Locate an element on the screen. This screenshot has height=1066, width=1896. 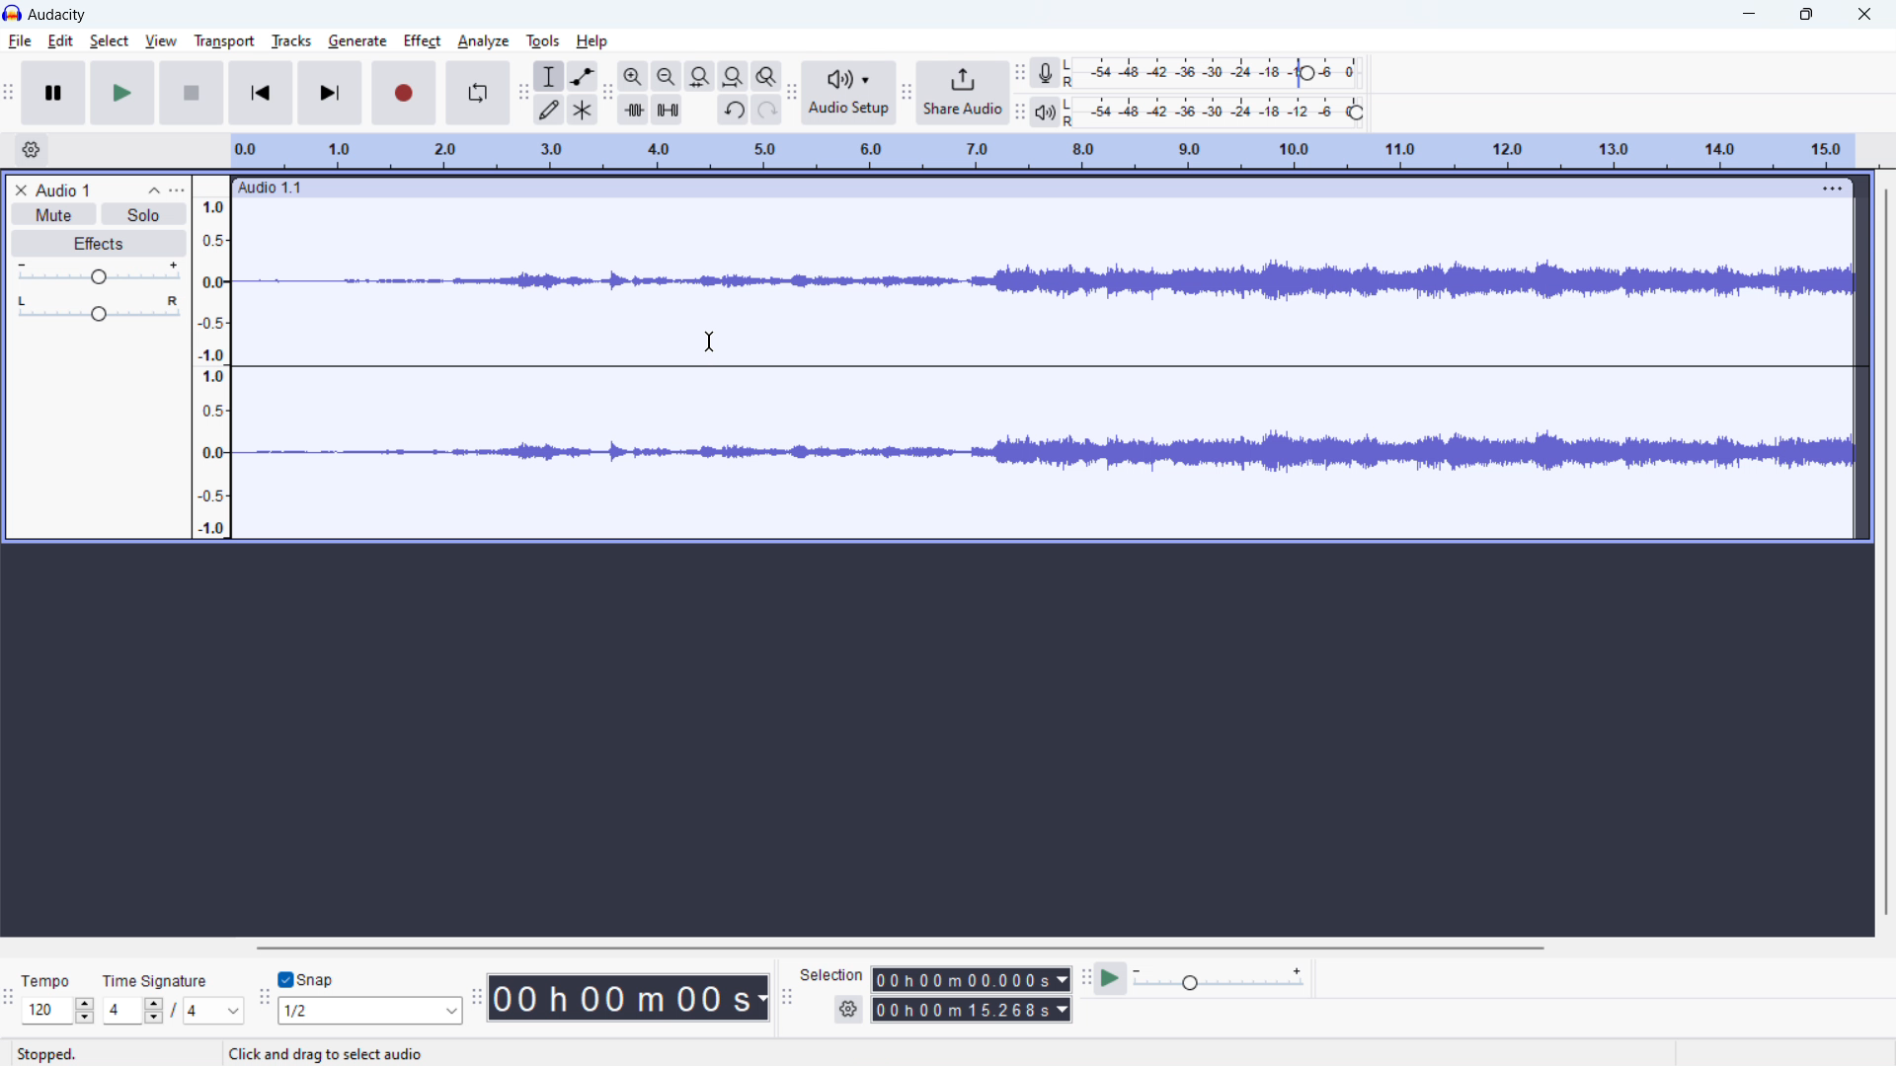
zoom out is located at coordinates (666, 76).